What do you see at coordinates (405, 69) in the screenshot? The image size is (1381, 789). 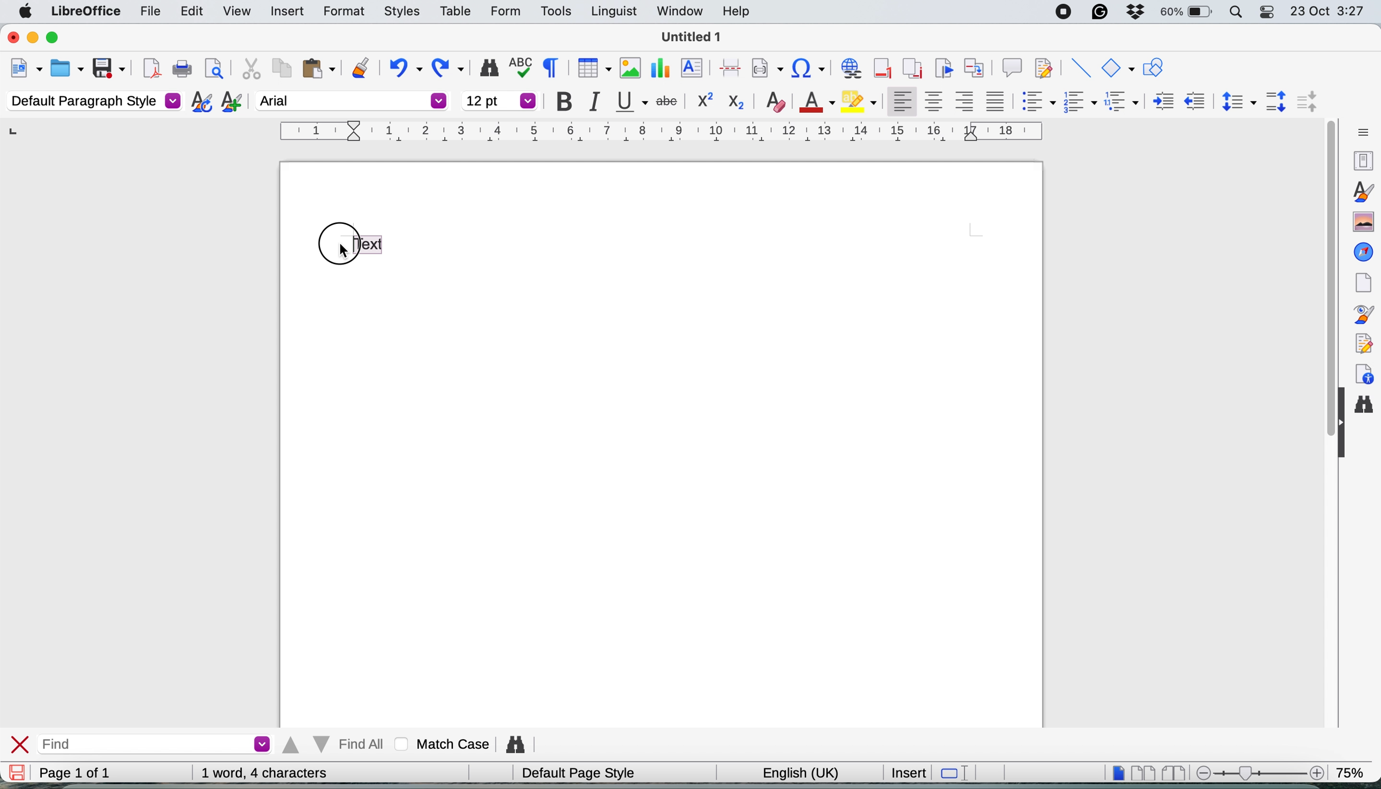 I see `undo` at bounding box center [405, 69].